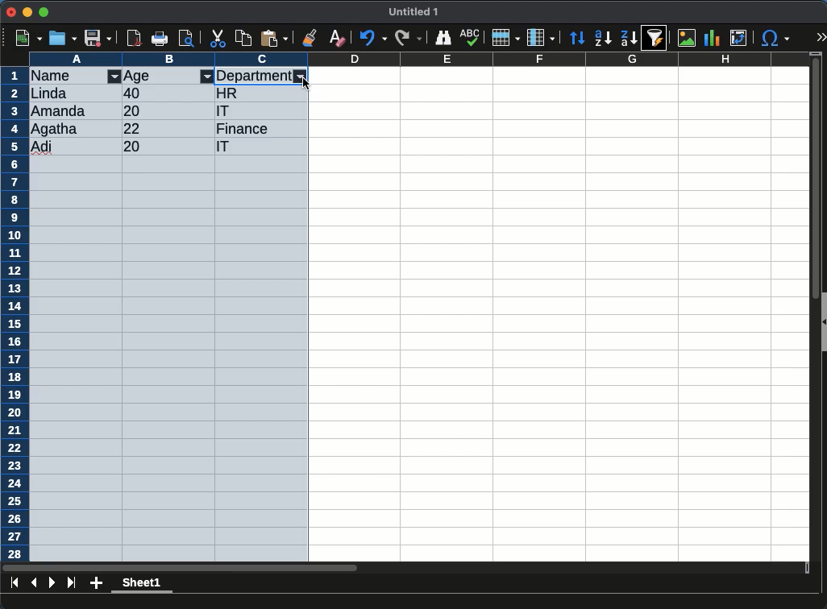 The height and width of the screenshot is (609, 827). What do you see at coordinates (414, 12) in the screenshot?
I see `untitled 1` at bounding box center [414, 12].